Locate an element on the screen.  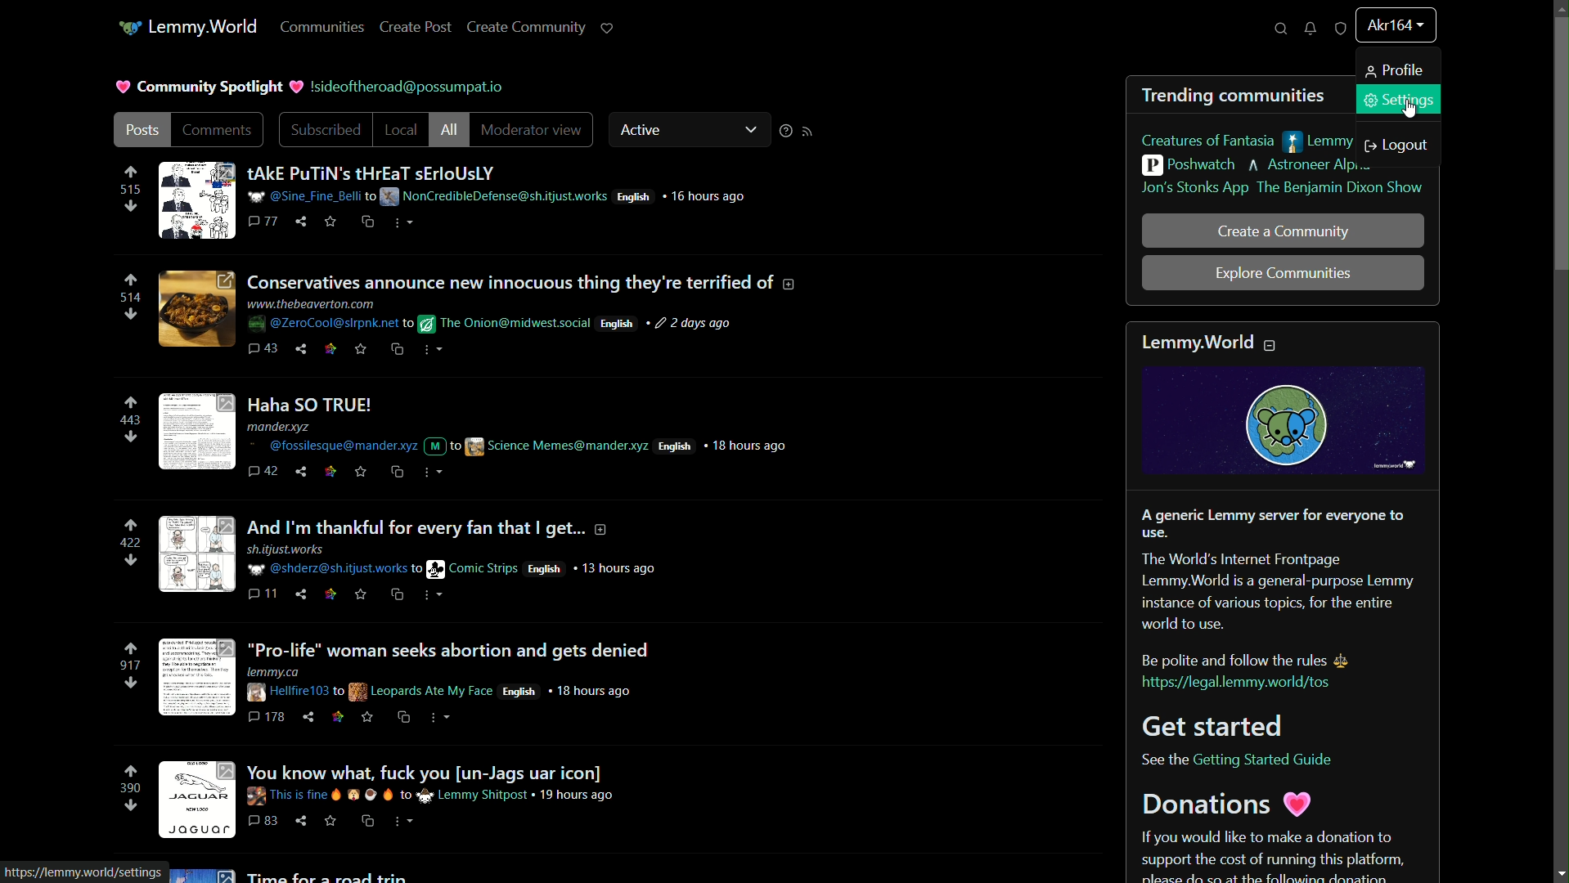
upvote is located at coordinates (130, 404).